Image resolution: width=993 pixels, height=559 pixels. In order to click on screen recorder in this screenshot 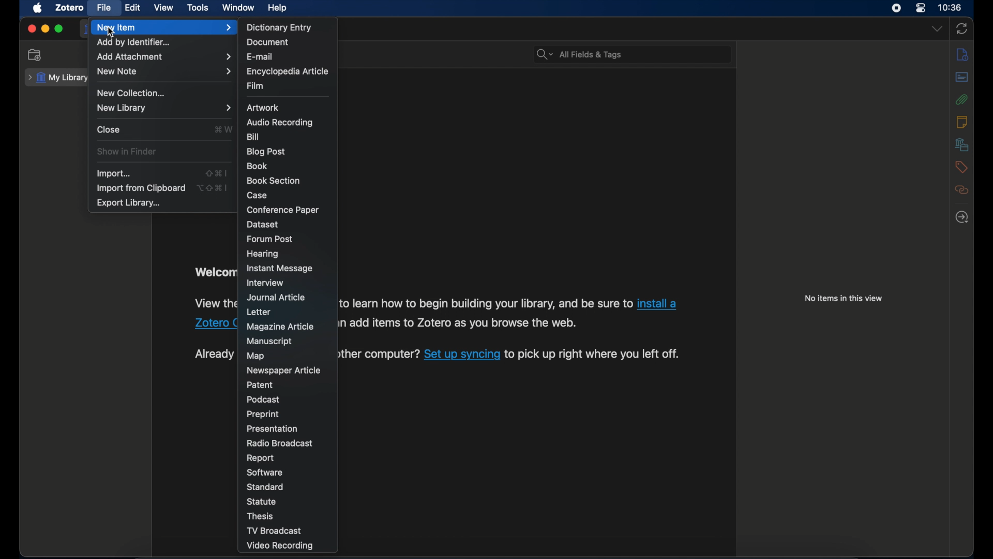, I will do `click(896, 8)`.